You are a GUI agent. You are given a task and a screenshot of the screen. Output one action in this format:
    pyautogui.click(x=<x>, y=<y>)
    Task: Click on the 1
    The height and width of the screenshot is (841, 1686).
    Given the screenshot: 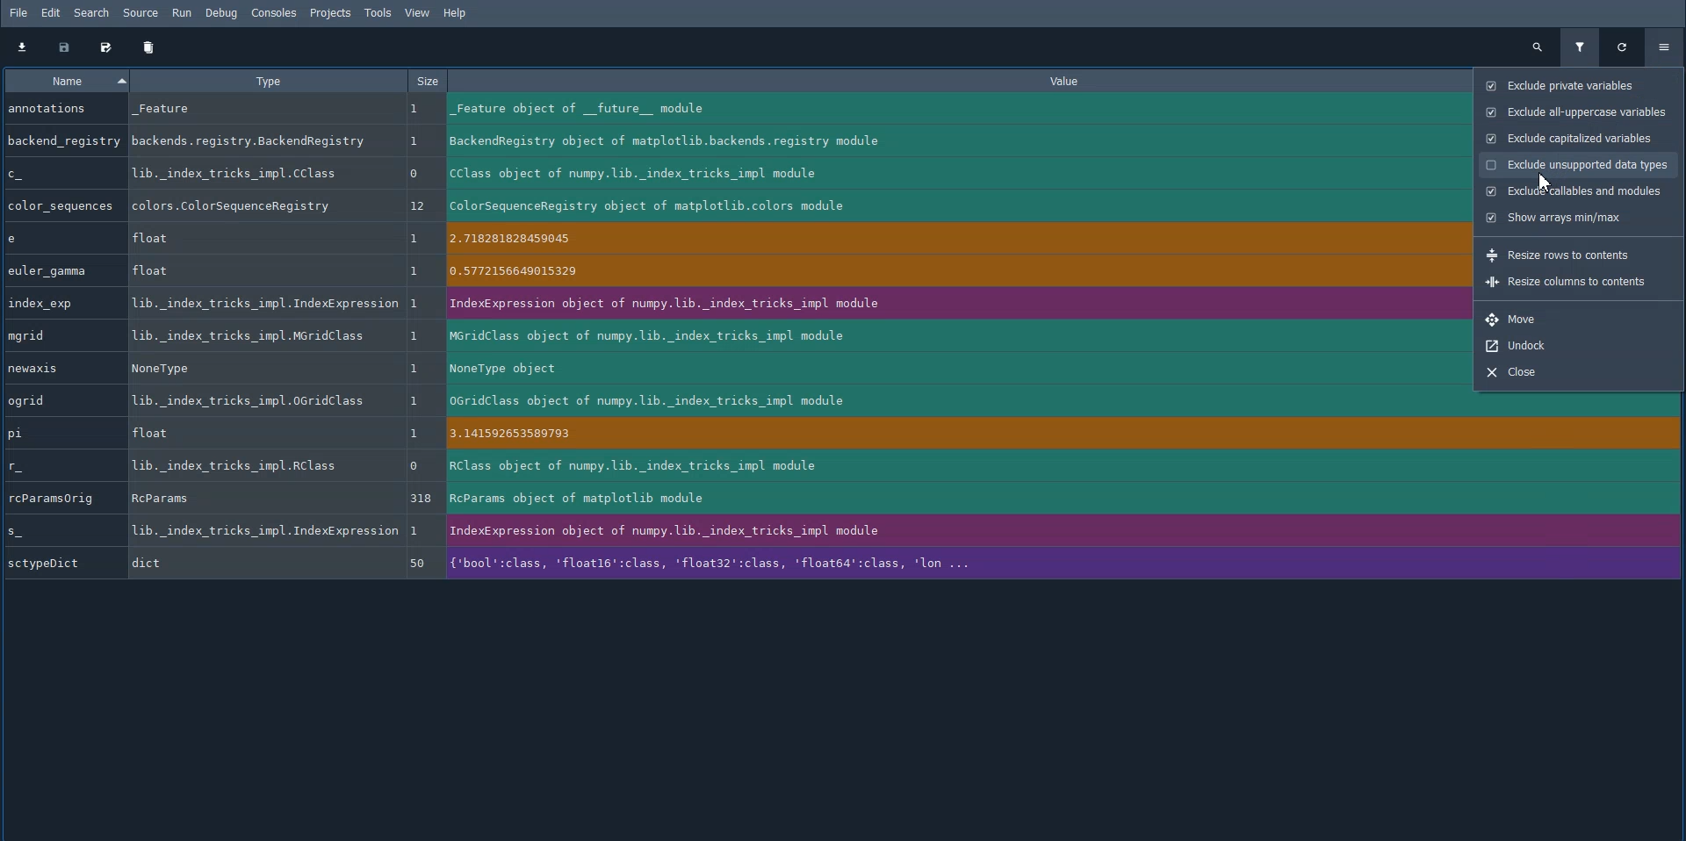 What is the action you would take?
    pyautogui.click(x=416, y=434)
    